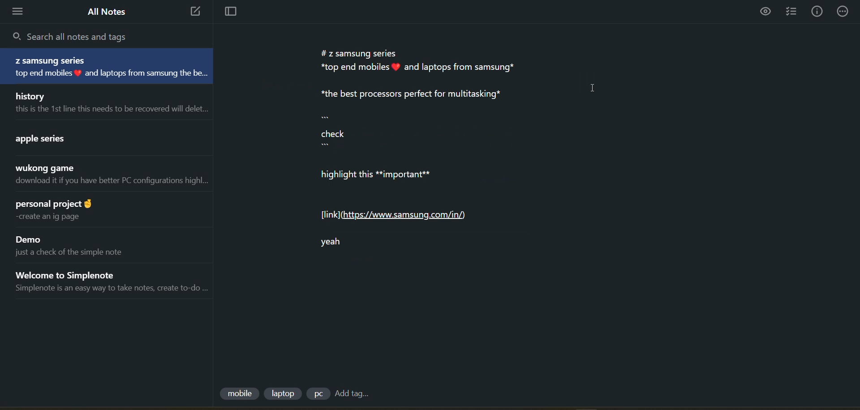 Image resolution: width=860 pixels, height=410 pixels. Describe the element at coordinates (107, 12) in the screenshot. I see `all notes` at that location.